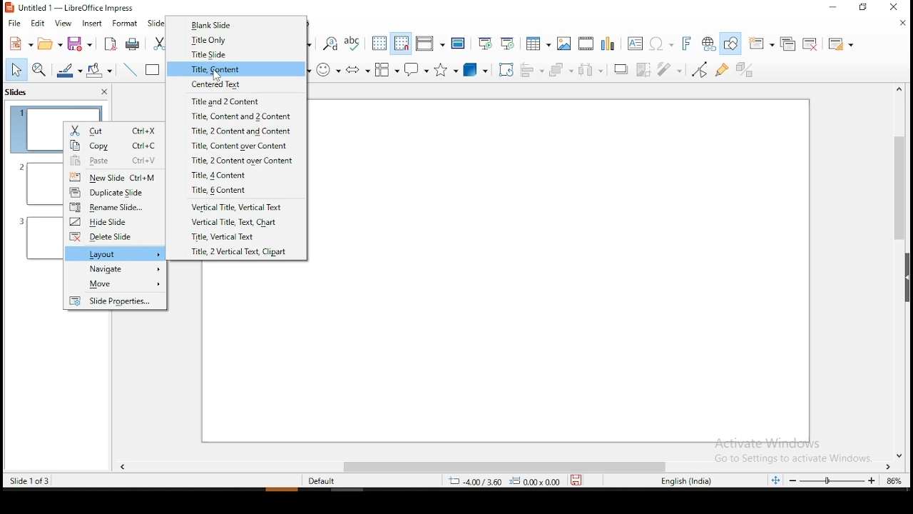 Image resolution: width=913 pixels, height=514 pixels. I want to click on display grid, so click(379, 44).